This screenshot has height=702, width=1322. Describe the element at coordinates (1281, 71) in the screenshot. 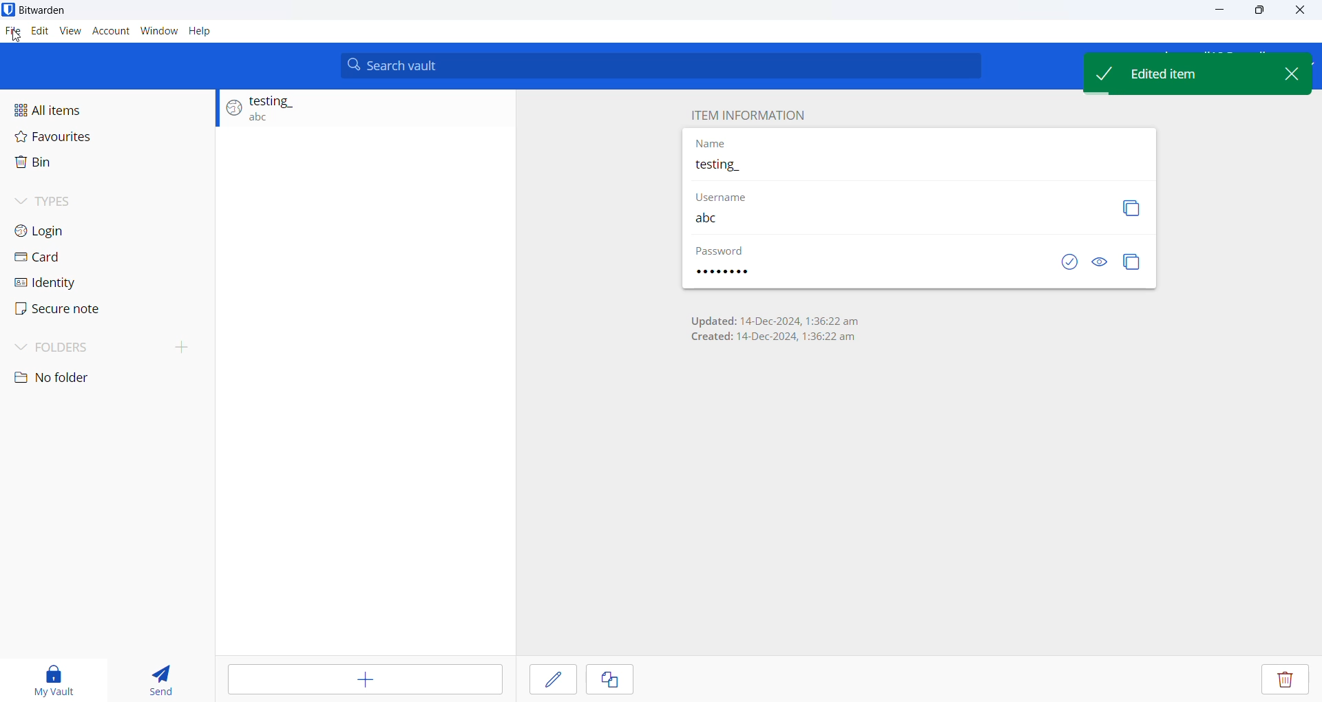

I see `Close popup` at that location.